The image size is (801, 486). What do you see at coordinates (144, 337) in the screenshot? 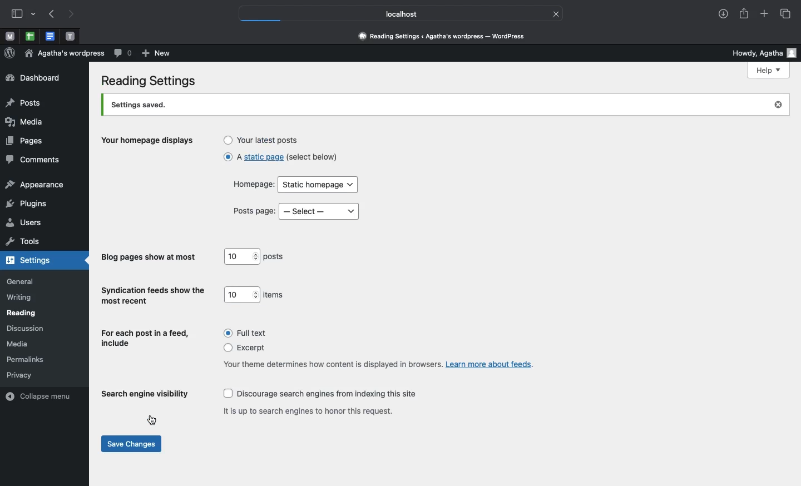
I see `for each post in a feed, include` at bounding box center [144, 337].